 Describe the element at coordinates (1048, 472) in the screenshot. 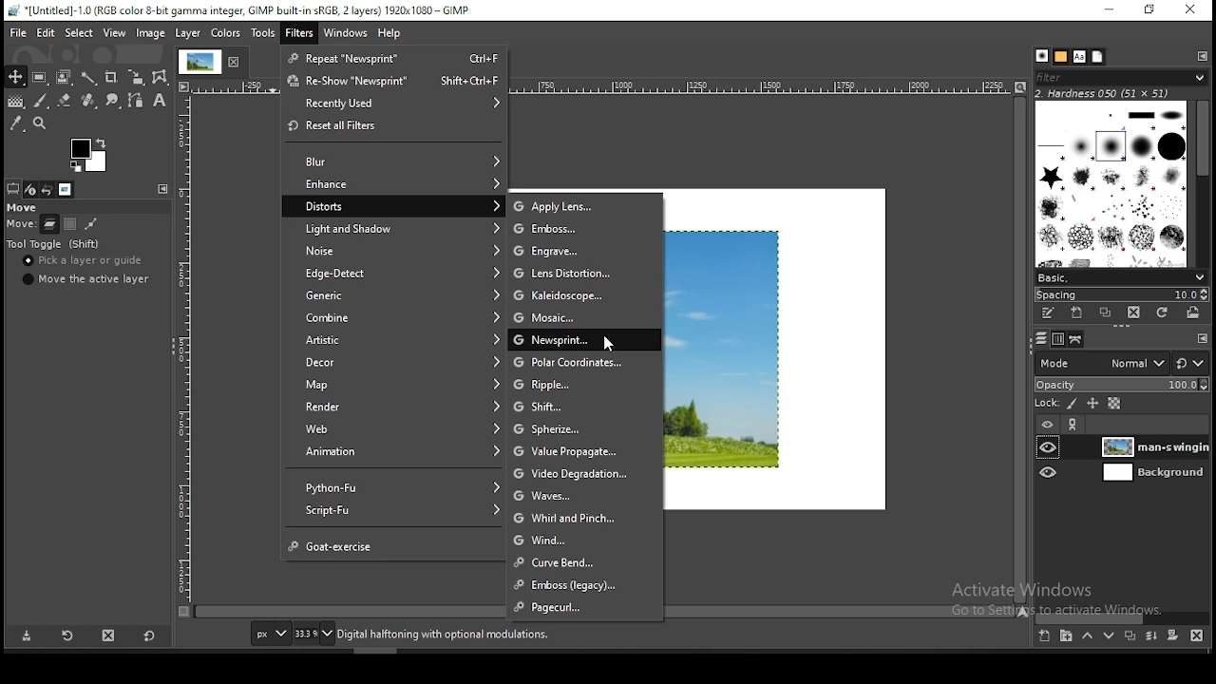

I see `layer visibility on/off` at that location.